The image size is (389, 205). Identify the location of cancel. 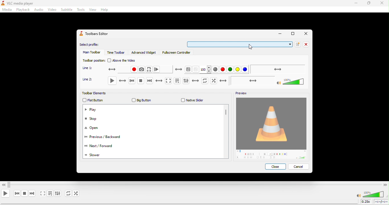
(300, 166).